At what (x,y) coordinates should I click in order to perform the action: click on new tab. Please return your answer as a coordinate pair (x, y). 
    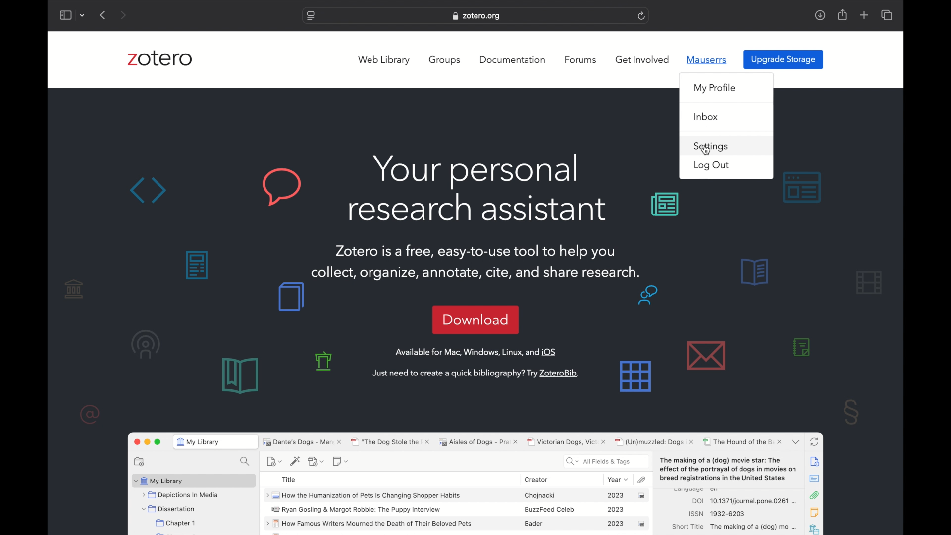
    Looking at the image, I should click on (864, 15).